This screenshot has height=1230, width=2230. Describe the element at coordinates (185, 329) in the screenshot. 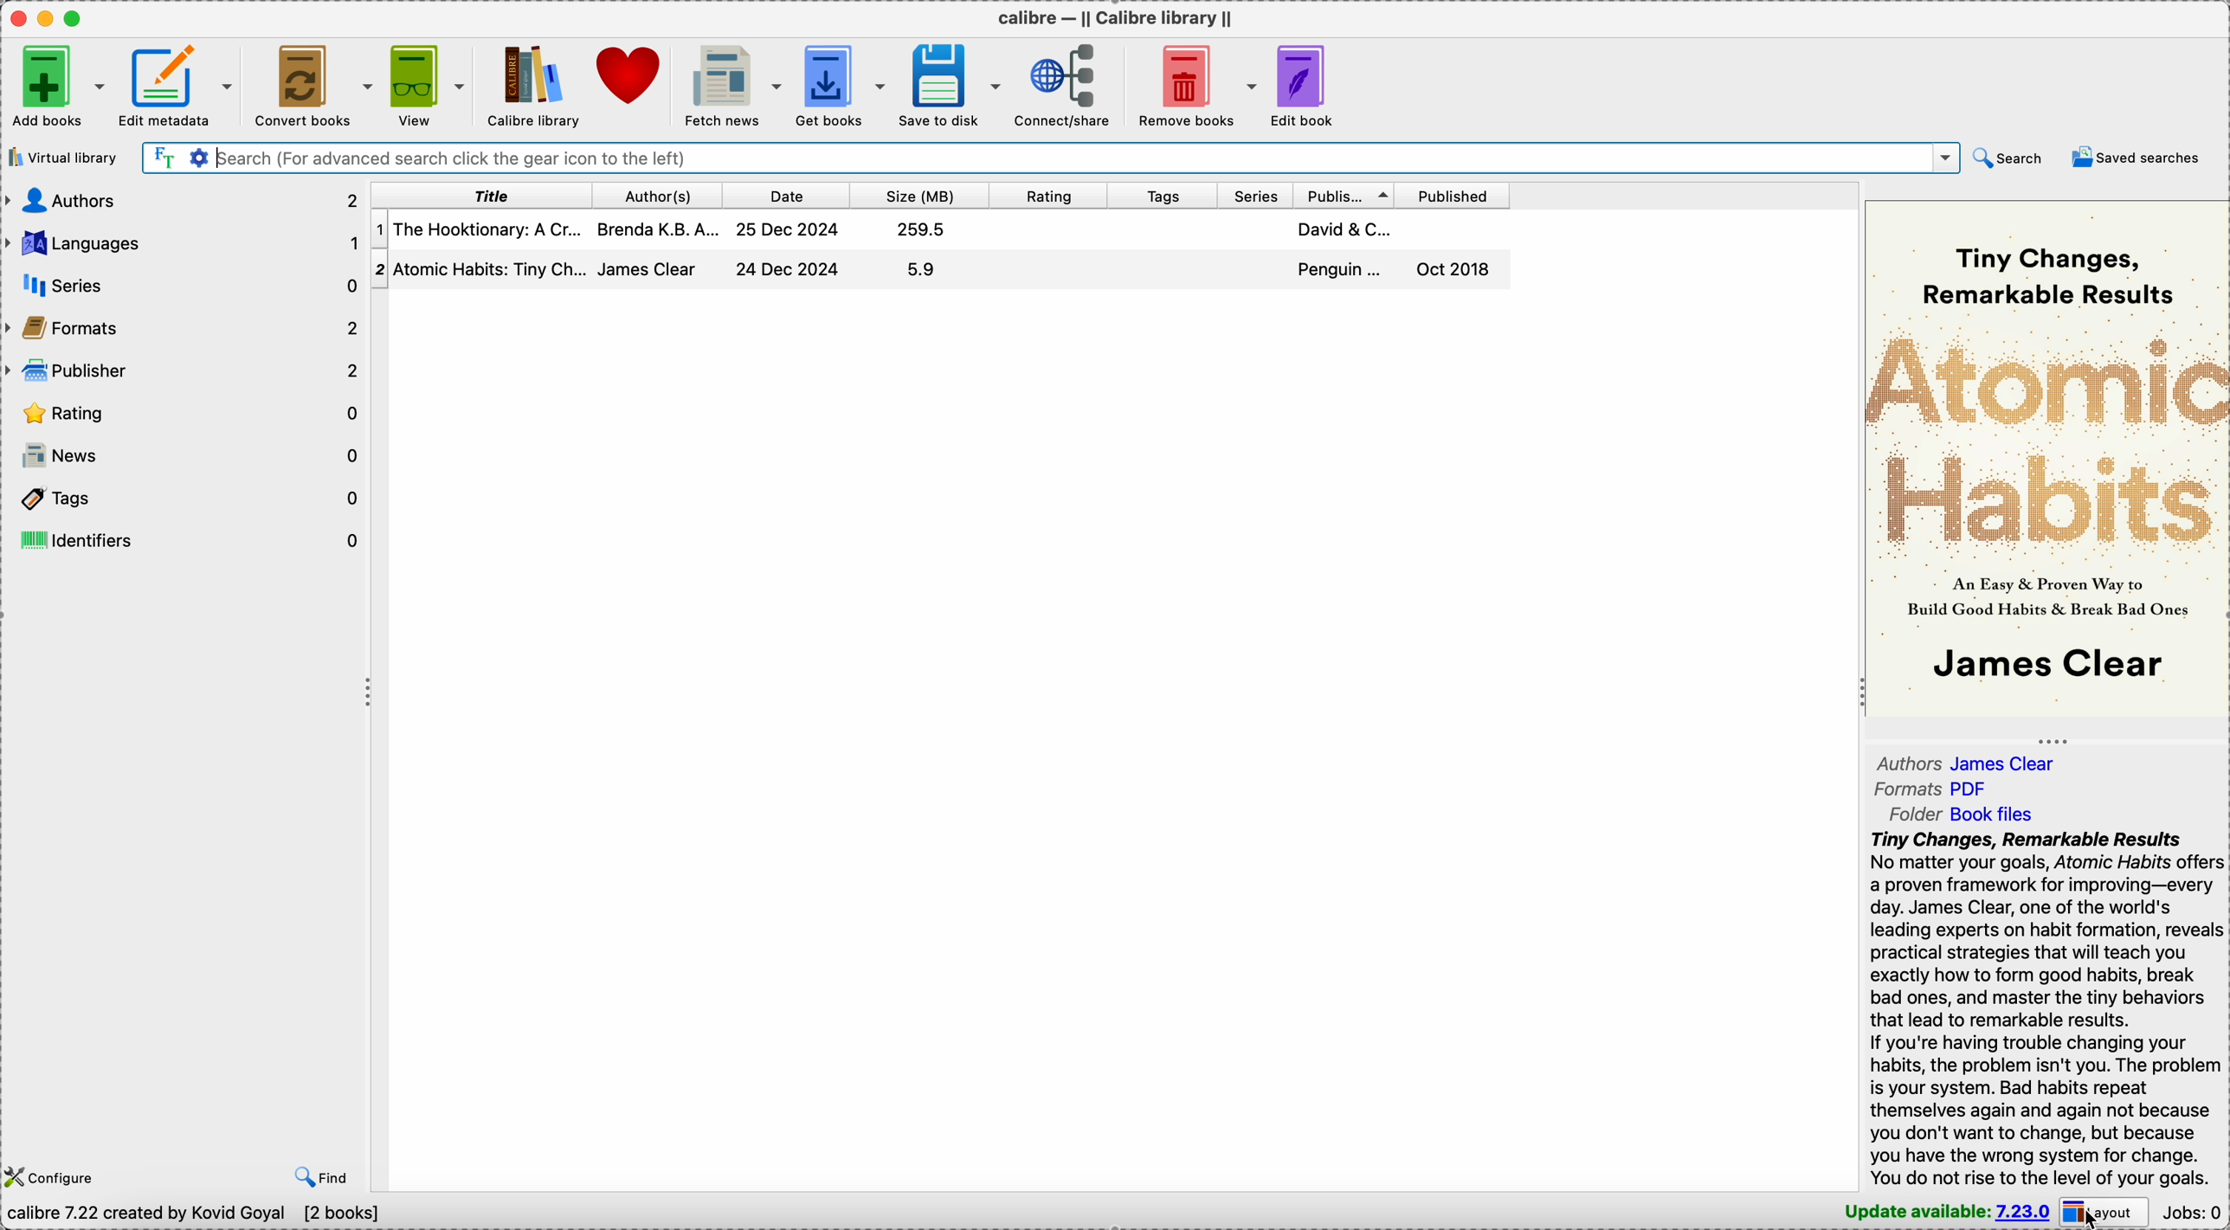

I see `formats` at that location.